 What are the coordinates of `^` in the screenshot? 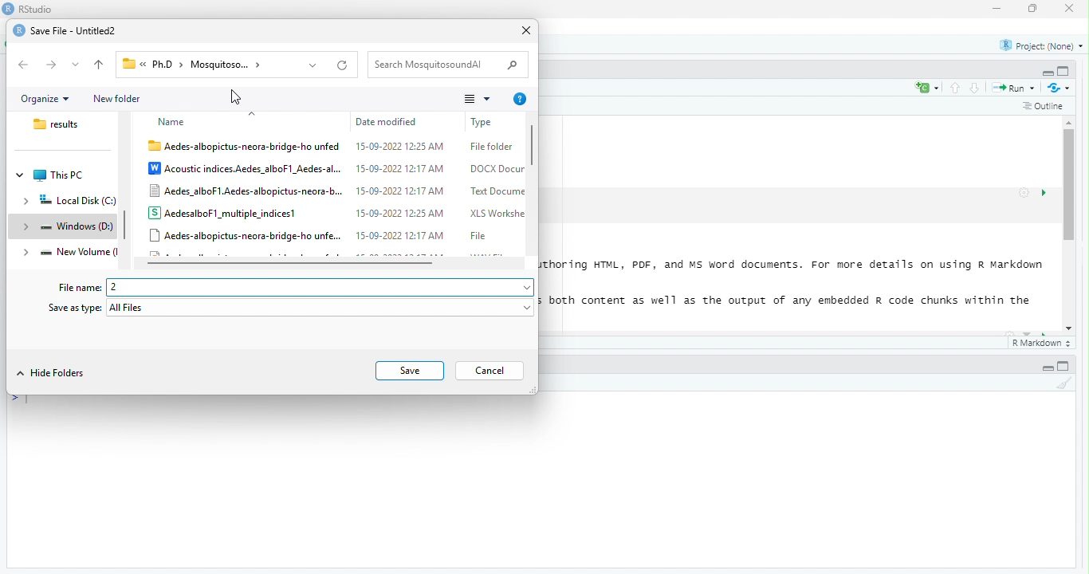 It's located at (253, 113).